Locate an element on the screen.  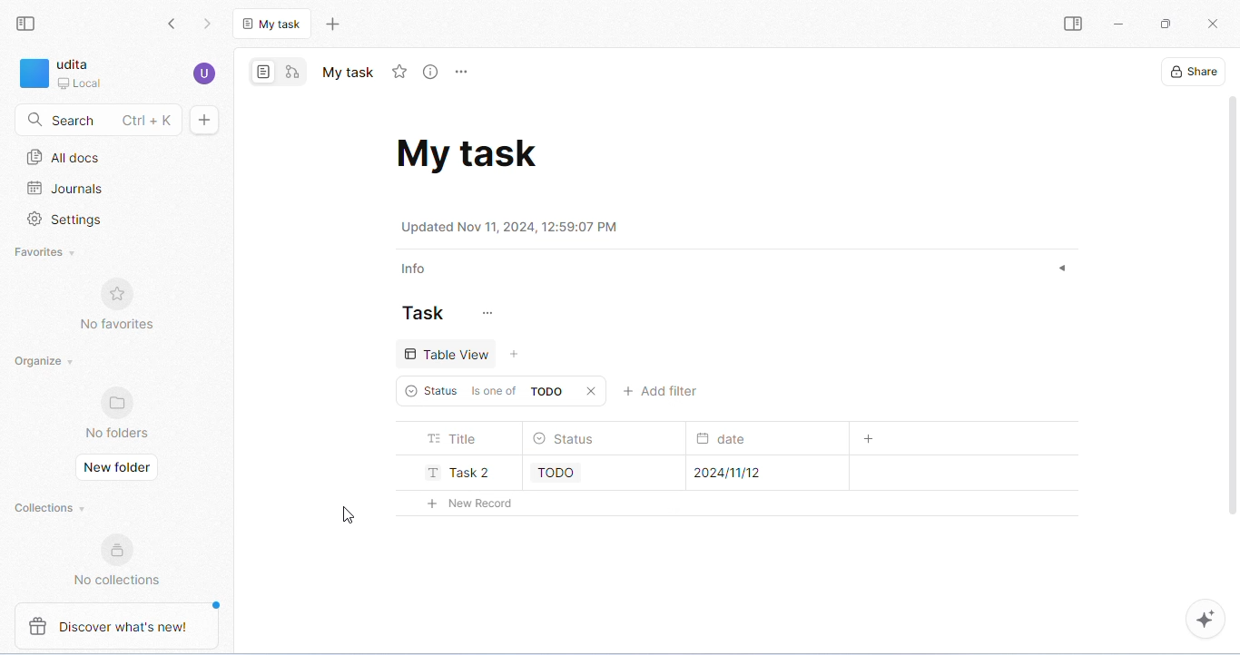
cursor is located at coordinates (345, 514).